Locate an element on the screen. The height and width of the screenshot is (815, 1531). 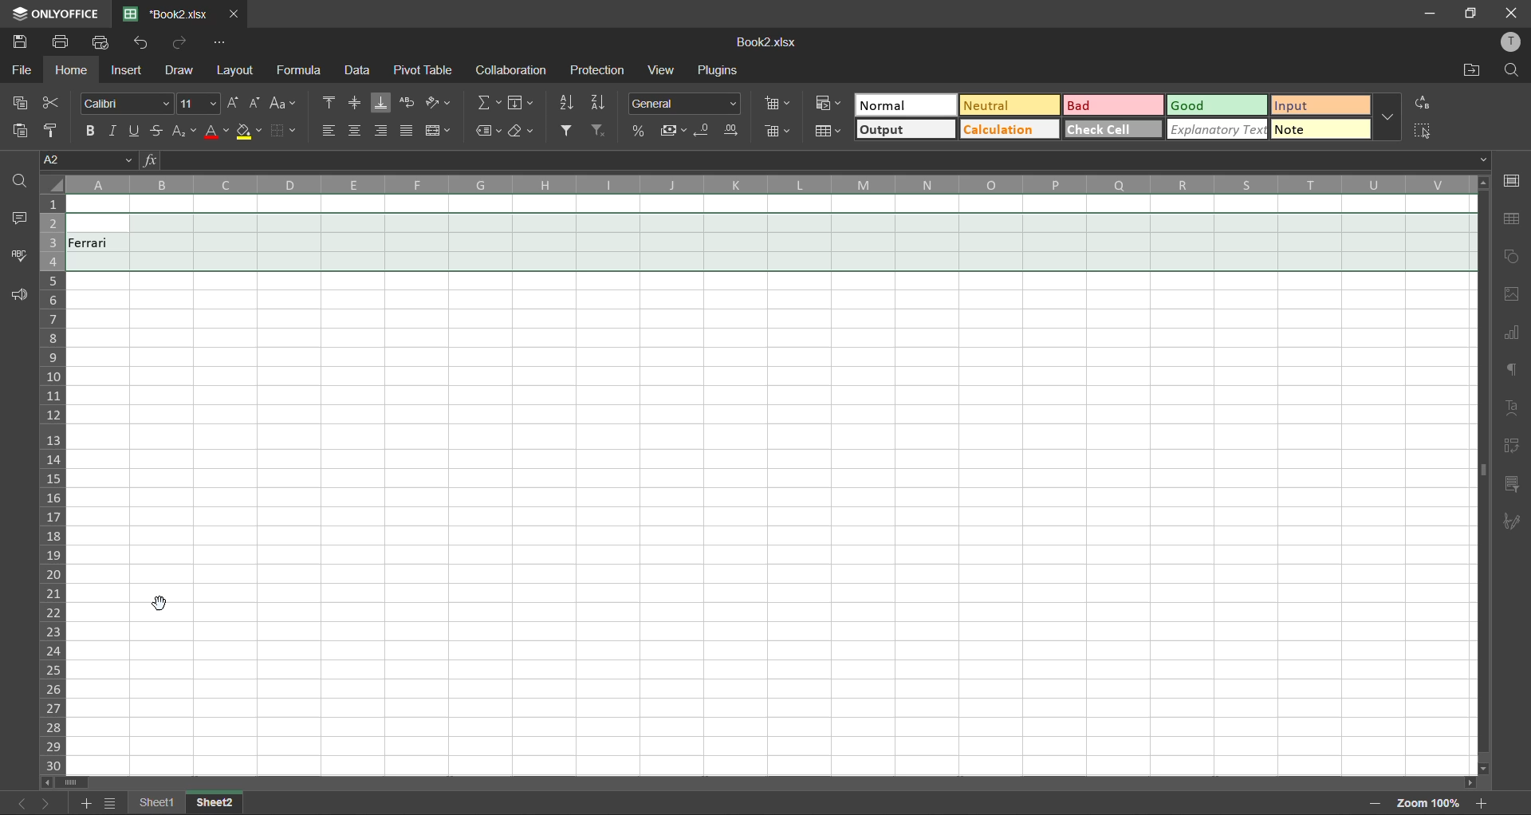
format as table is located at coordinates (831, 132).